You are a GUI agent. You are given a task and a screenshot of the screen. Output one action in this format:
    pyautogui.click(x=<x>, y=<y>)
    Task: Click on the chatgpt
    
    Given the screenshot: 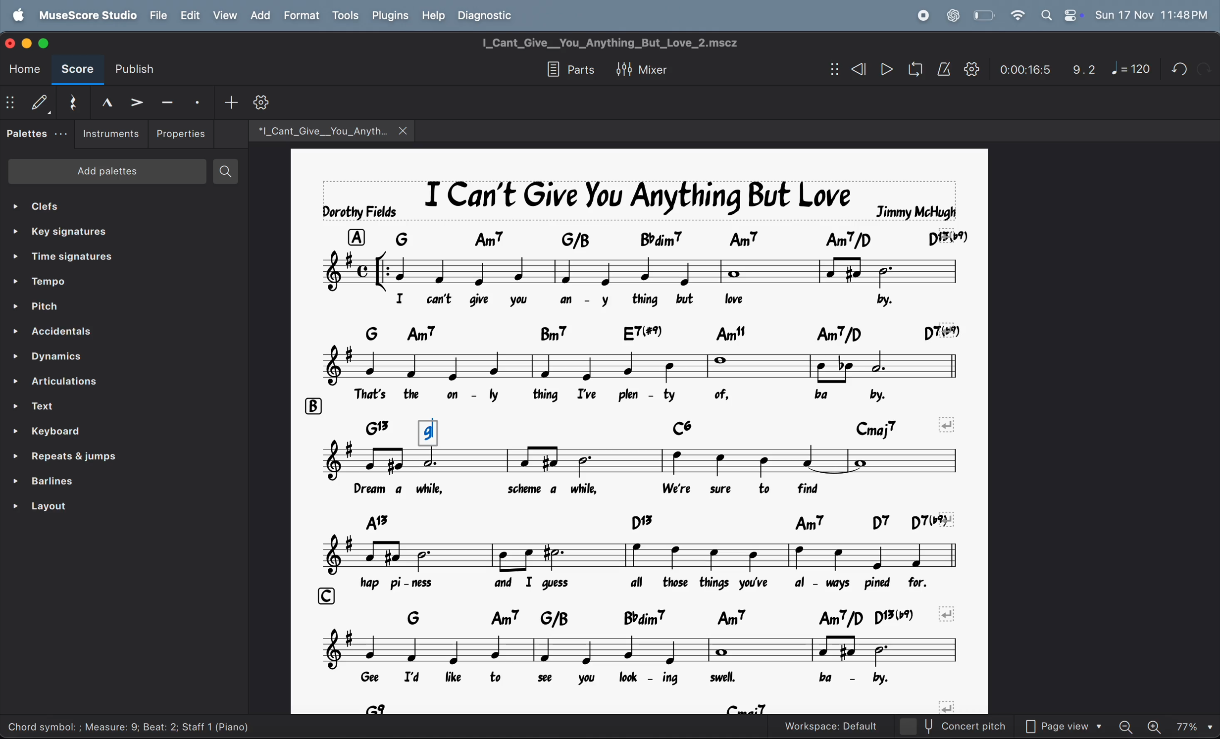 What is the action you would take?
    pyautogui.click(x=954, y=16)
    